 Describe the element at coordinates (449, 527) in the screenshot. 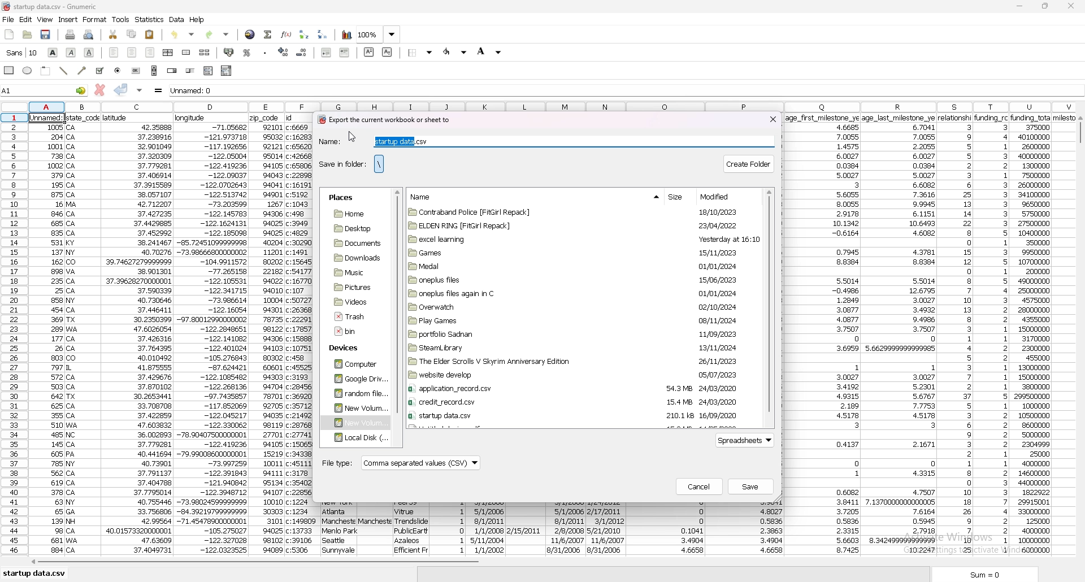

I see `data` at that location.